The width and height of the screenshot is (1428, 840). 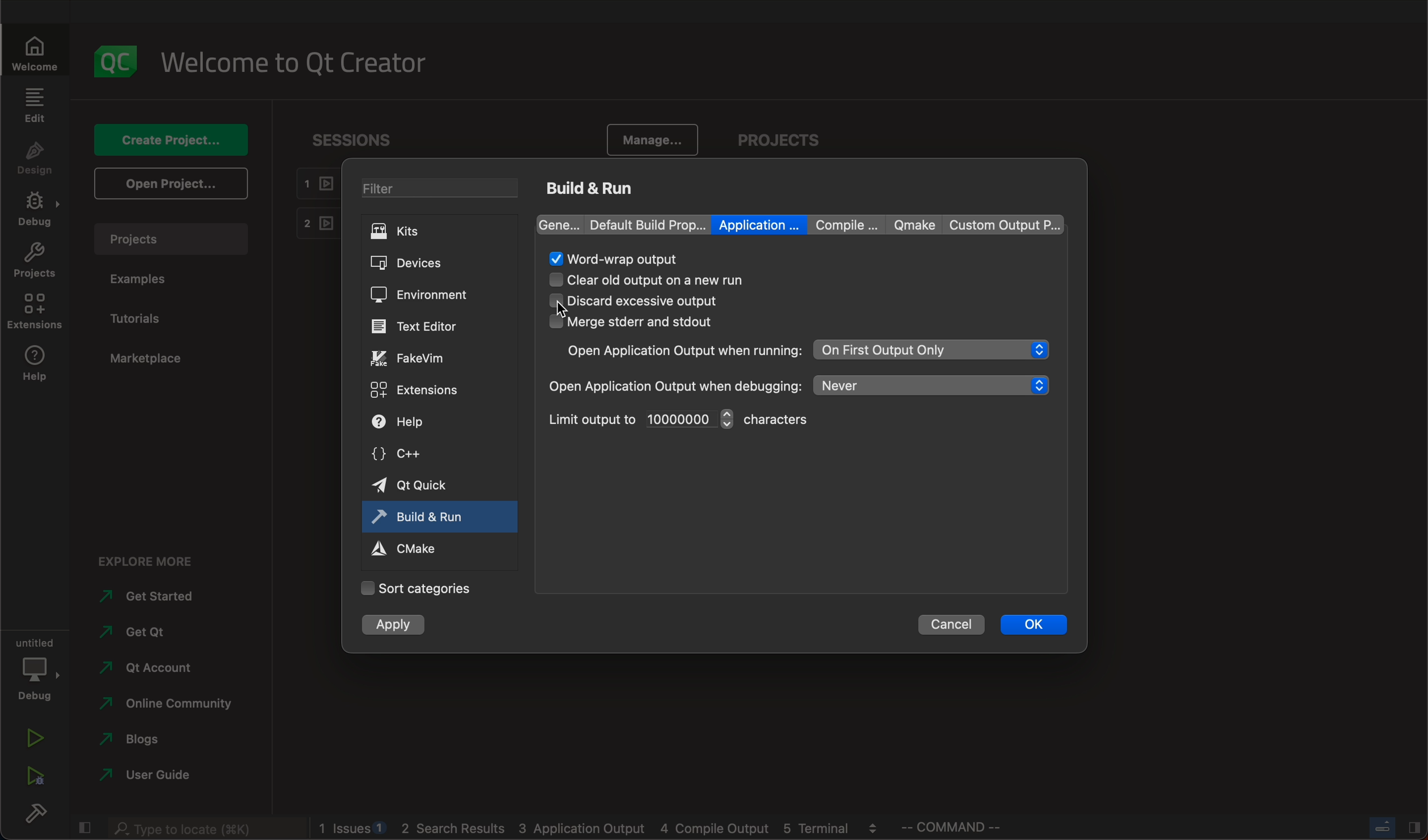 I want to click on default, so click(x=648, y=223).